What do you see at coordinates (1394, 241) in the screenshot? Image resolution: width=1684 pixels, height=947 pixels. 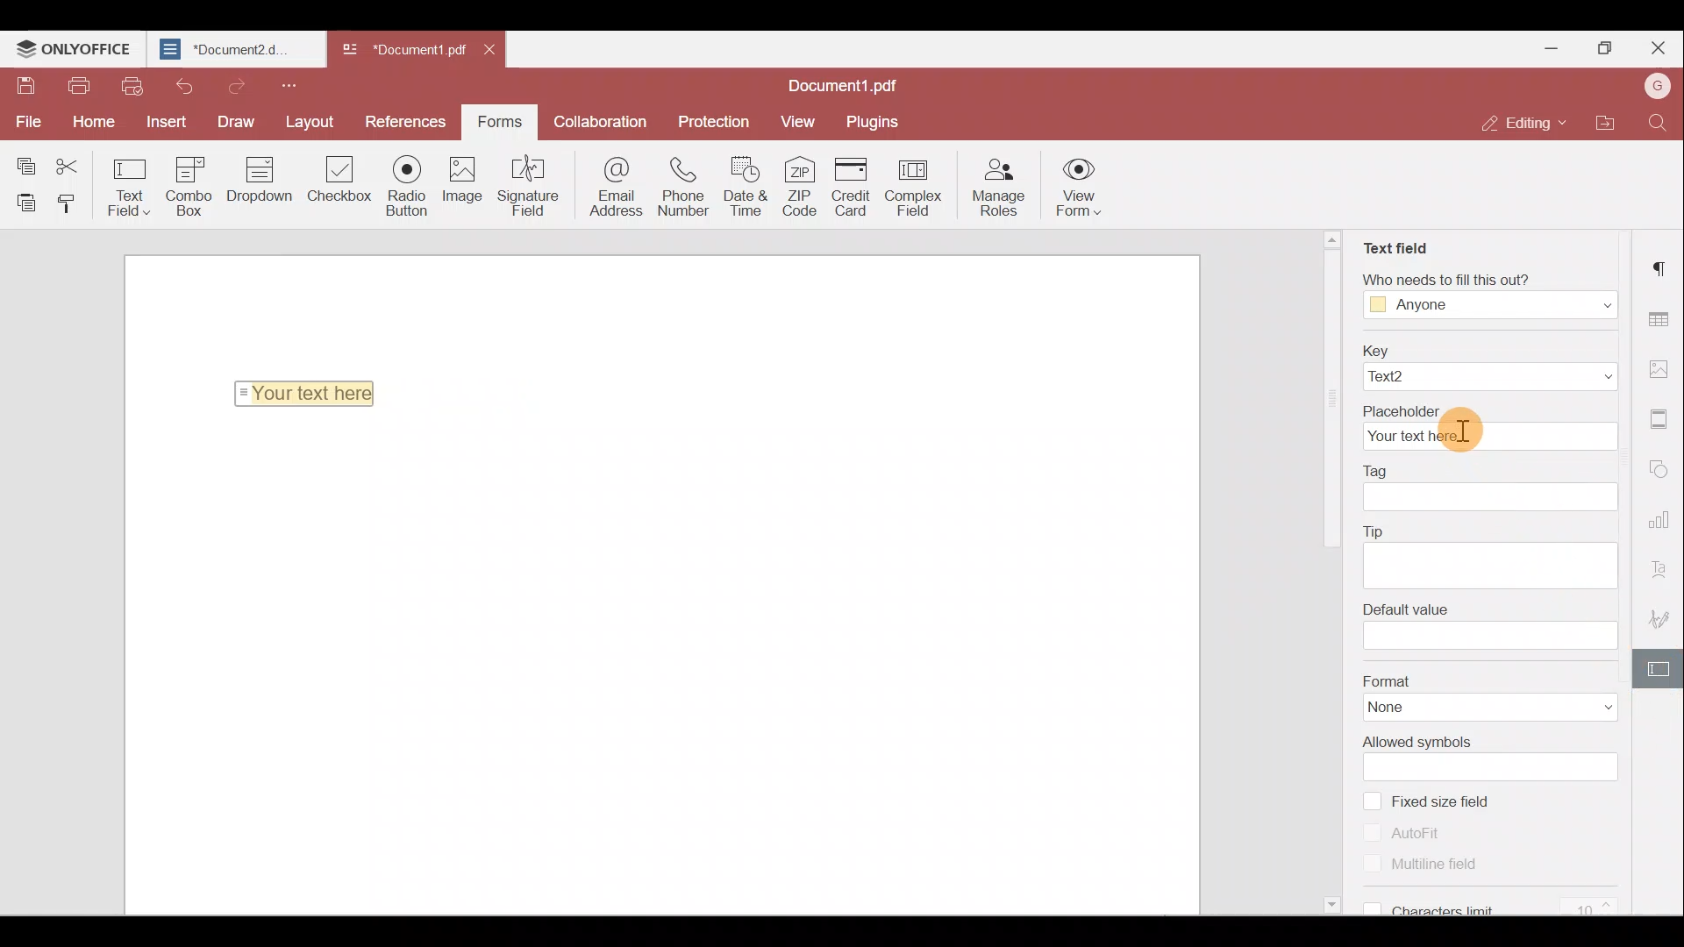 I see `Text field` at bounding box center [1394, 241].